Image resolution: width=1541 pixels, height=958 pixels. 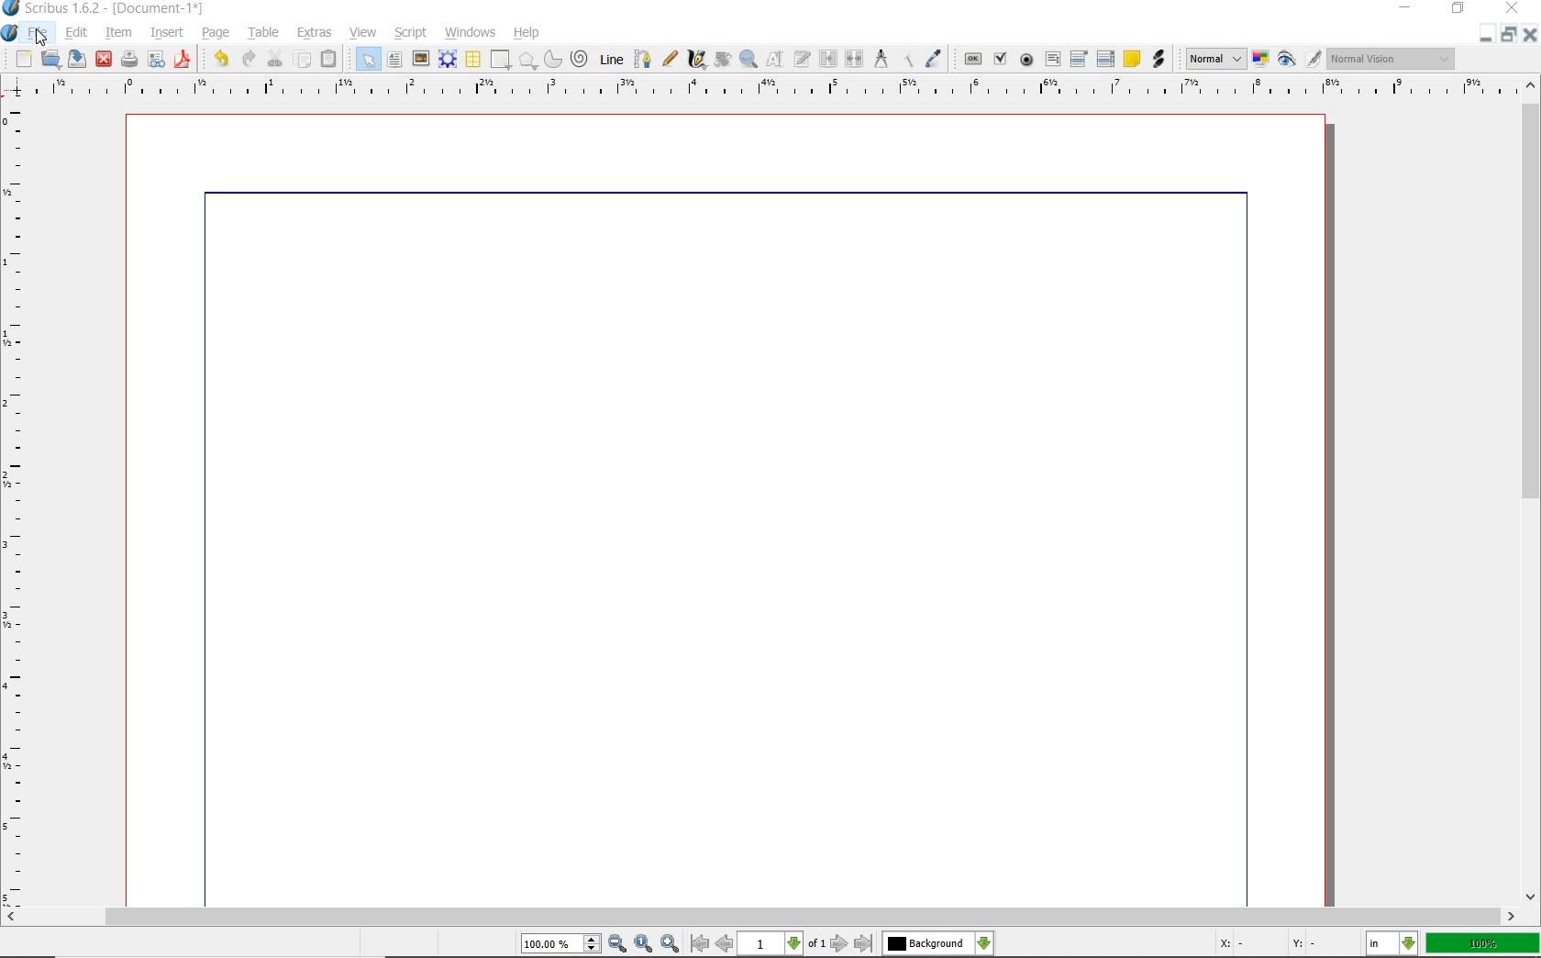 I want to click on Bezier curve, so click(x=642, y=59).